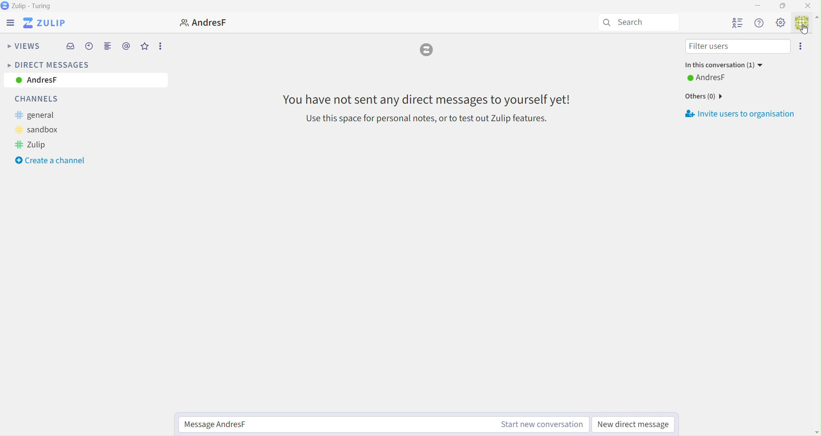  I want to click on AndresF, so click(84, 81).